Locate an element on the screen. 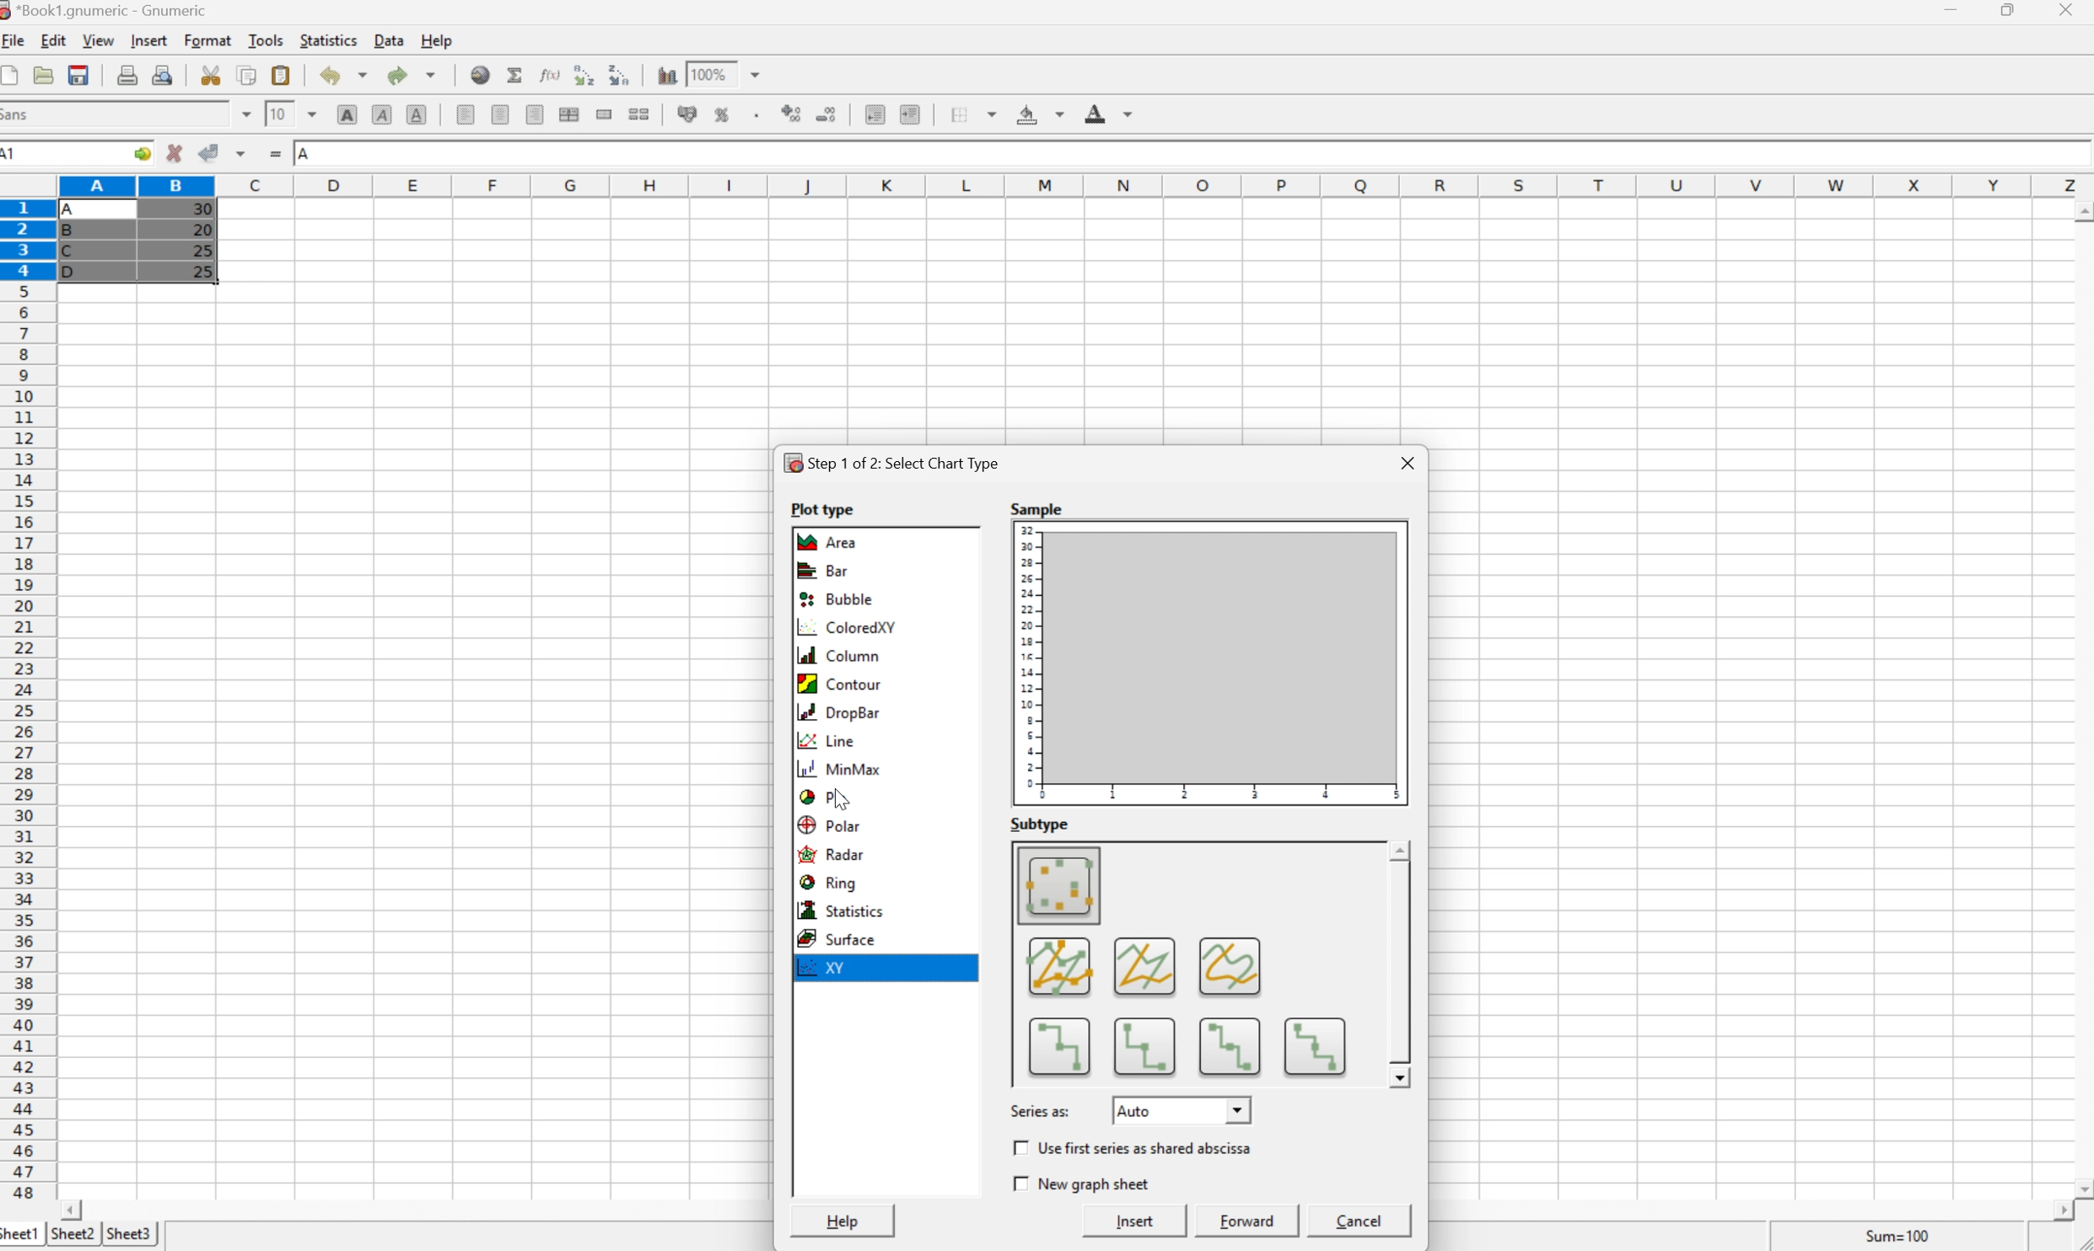 This screenshot has width=2094, height=1251. Accept changes in multiple cells is located at coordinates (242, 151).